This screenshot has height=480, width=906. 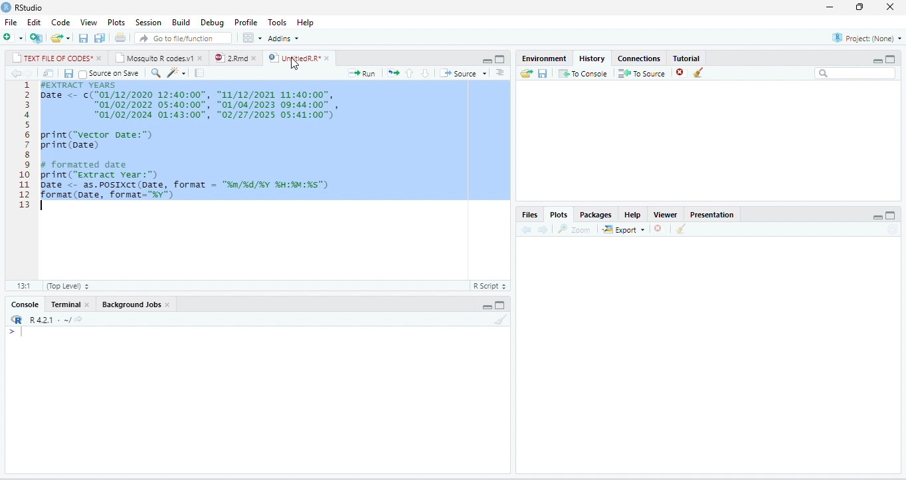 I want to click on forward, so click(x=543, y=229).